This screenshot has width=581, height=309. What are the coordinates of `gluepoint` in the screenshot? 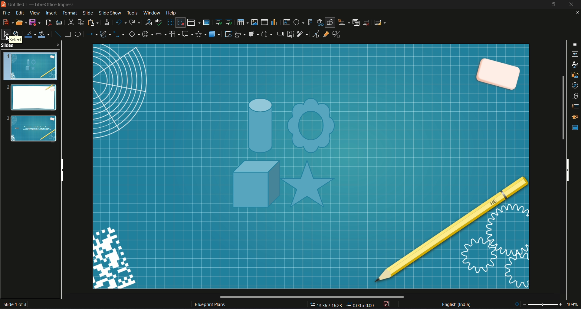 It's located at (326, 33).